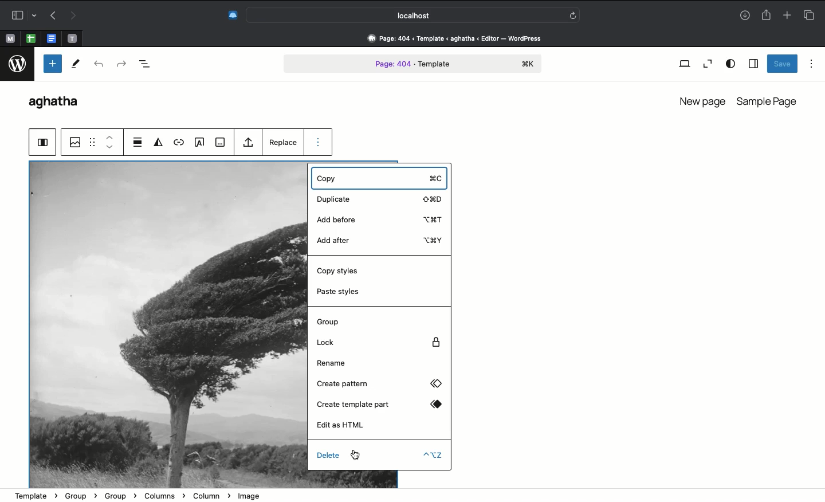  Describe the element at coordinates (378, 199) in the screenshot. I see `Duplicate` at that location.